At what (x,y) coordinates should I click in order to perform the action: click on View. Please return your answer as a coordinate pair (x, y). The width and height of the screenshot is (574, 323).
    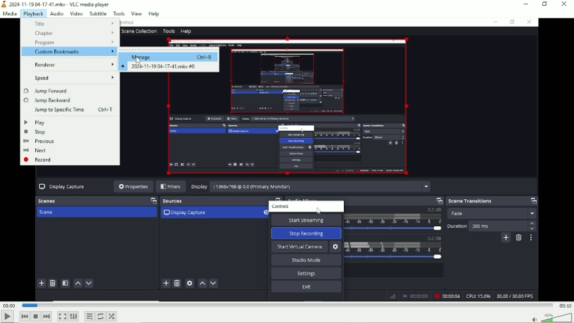
    Looking at the image, I should click on (136, 13).